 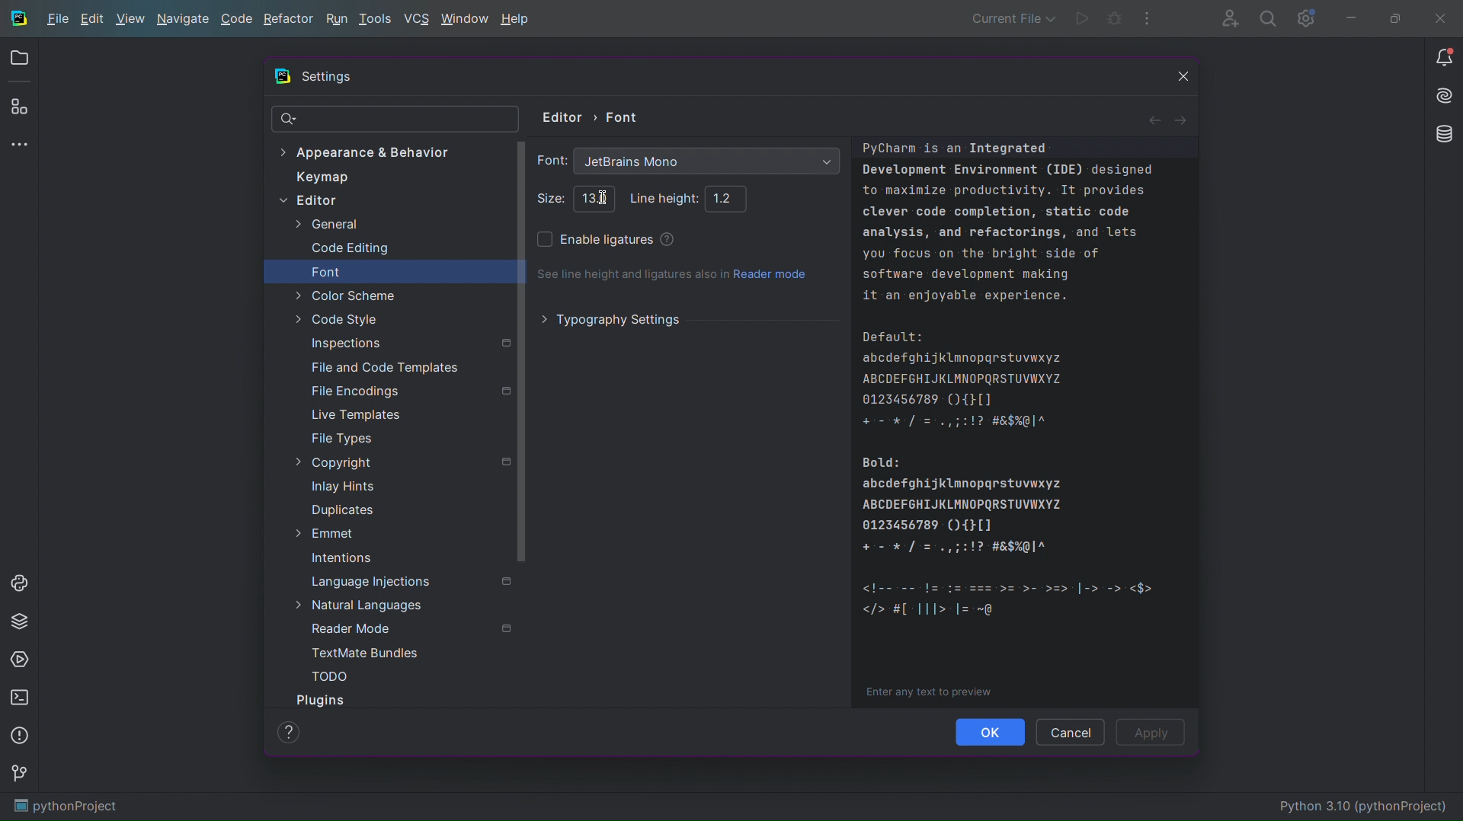 What do you see at coordinates (1029, 425) in the screenshot?
I see `Code` at bounding box center [1029, 425].